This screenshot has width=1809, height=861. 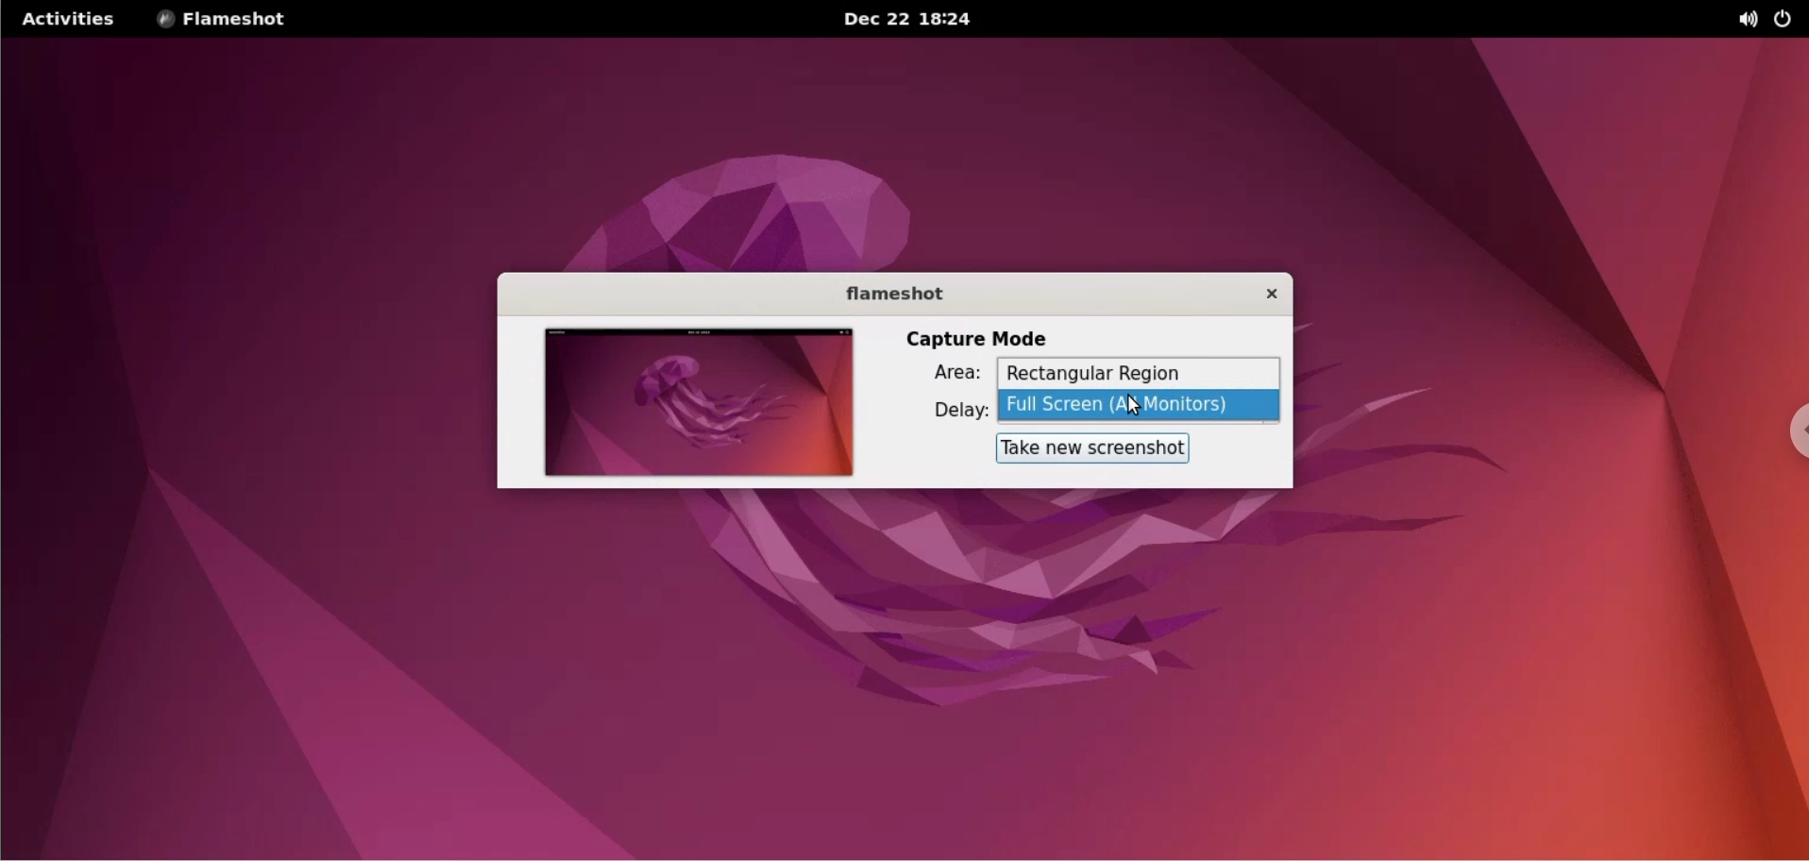 I want to click on chrome options, so click(x=1792, y=416).